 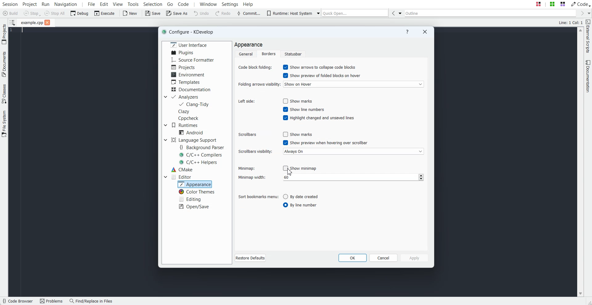 What do you see at coordinates (184, 67) in the screenshot?
I see `Projects` at bounding box center [184, 67].